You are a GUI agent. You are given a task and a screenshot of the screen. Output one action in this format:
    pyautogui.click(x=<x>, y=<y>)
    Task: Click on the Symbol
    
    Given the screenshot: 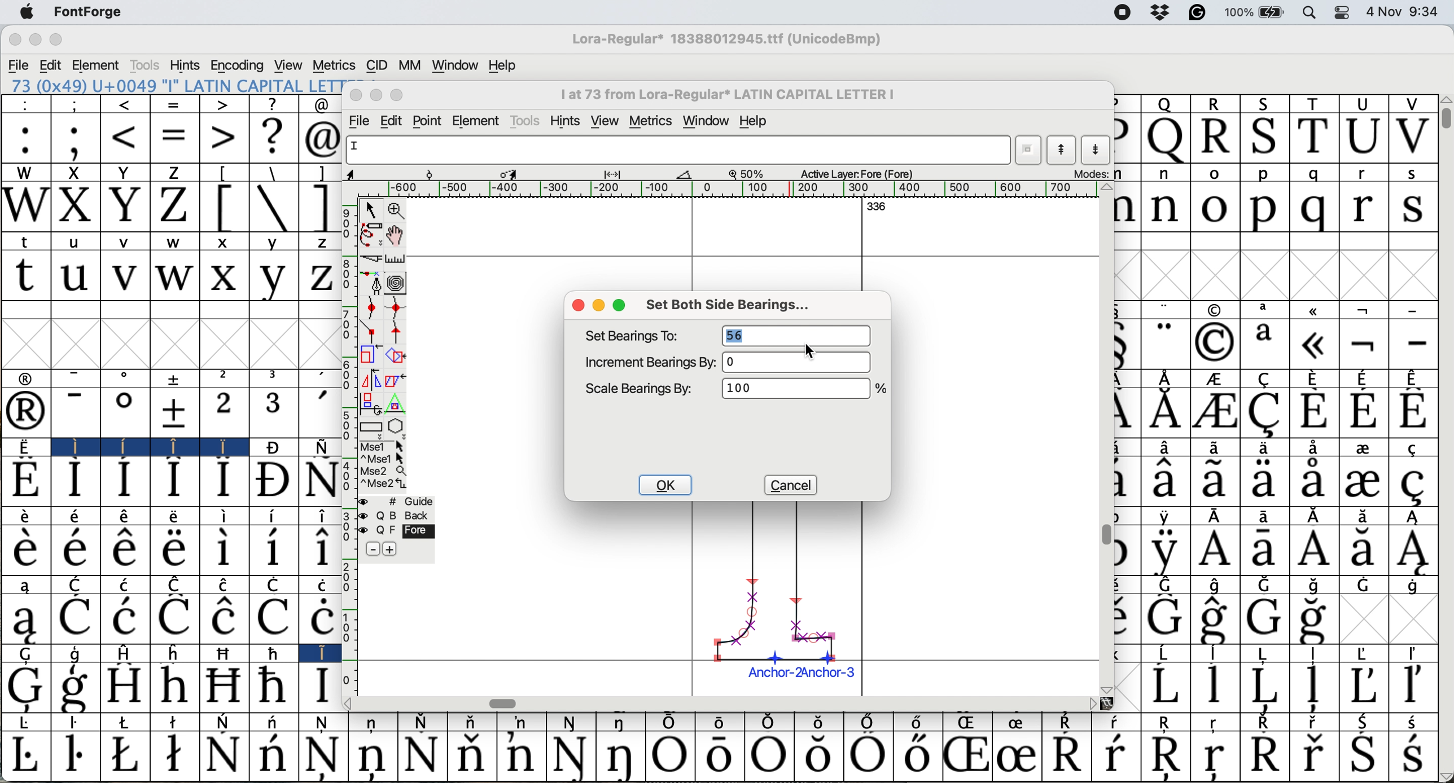 What is the action you would take?
    pyautogui.click(x=227, y=653)
    